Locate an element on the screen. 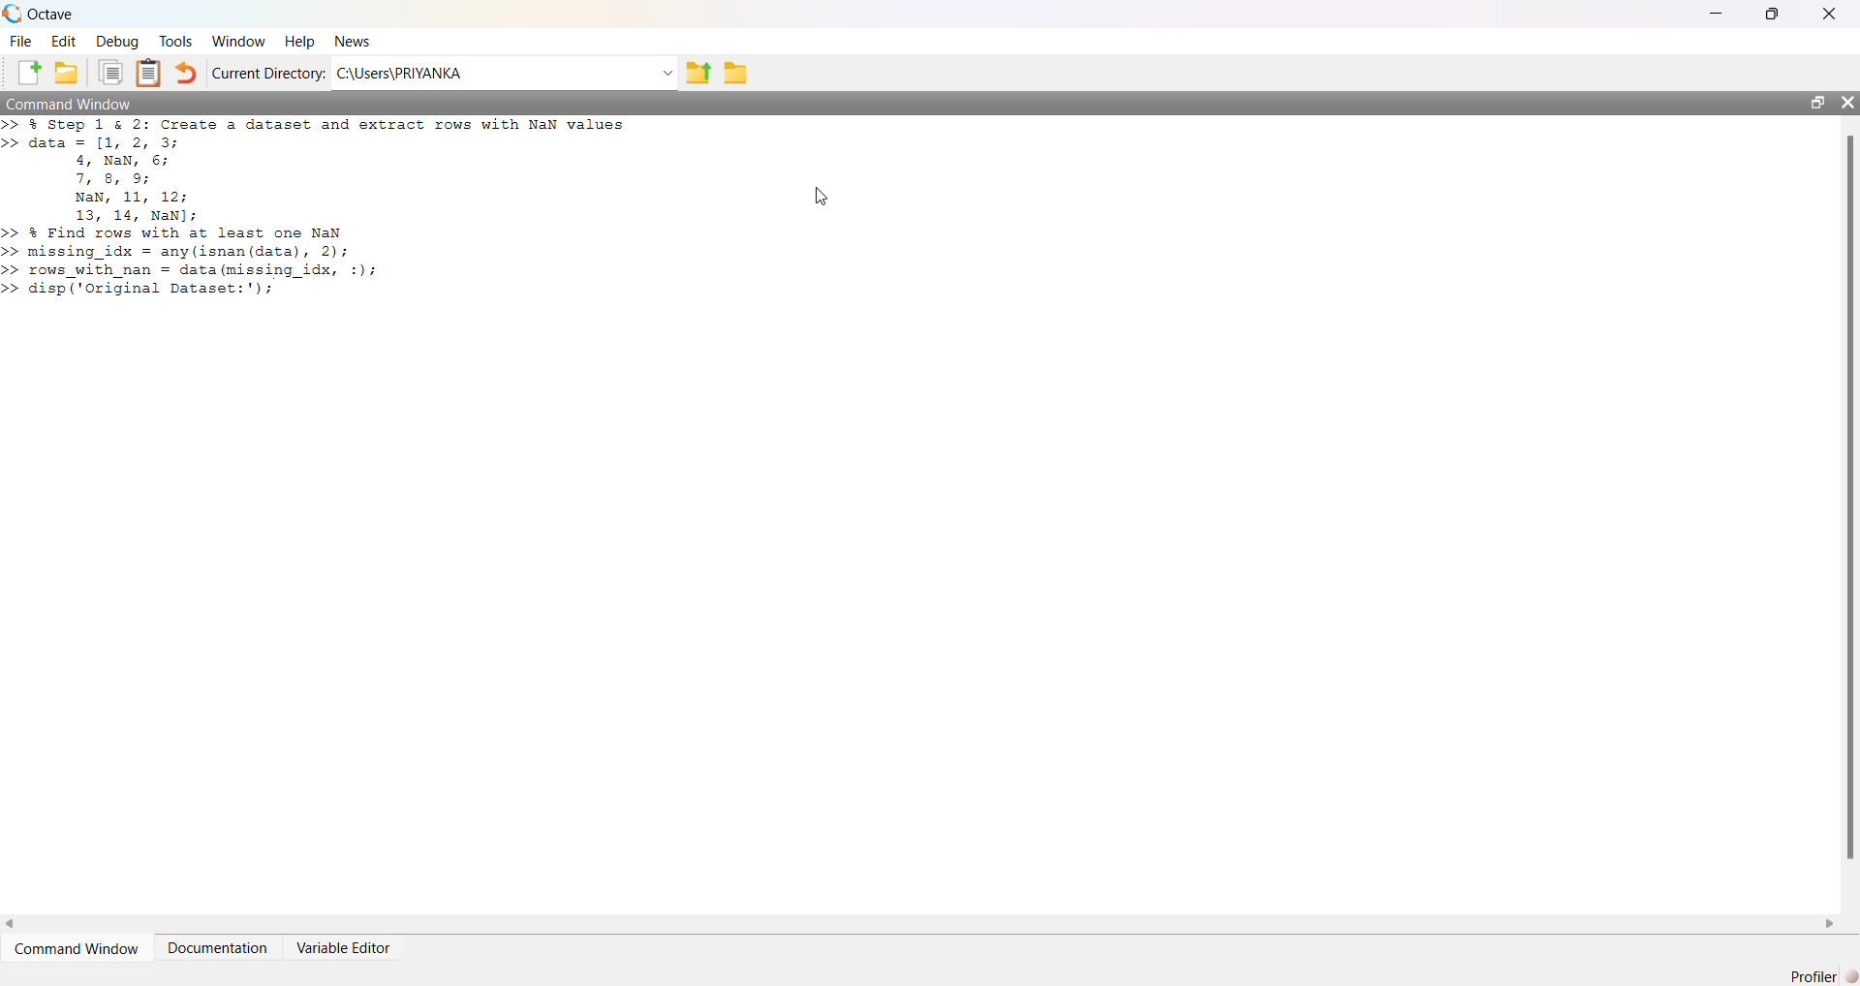 This screenshot has width=1860, height=986. folder is located at coordinates (736, 74).